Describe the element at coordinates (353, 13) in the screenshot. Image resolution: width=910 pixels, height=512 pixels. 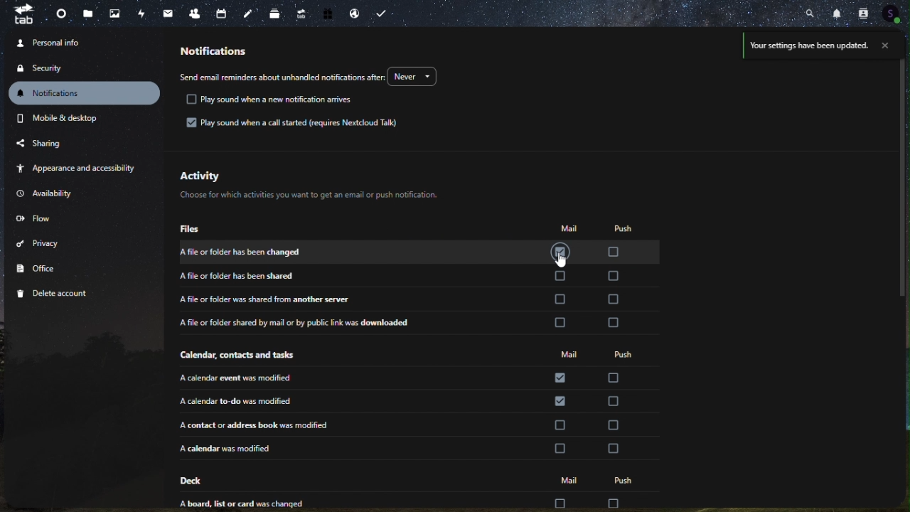
I see `email hosting` at that location.